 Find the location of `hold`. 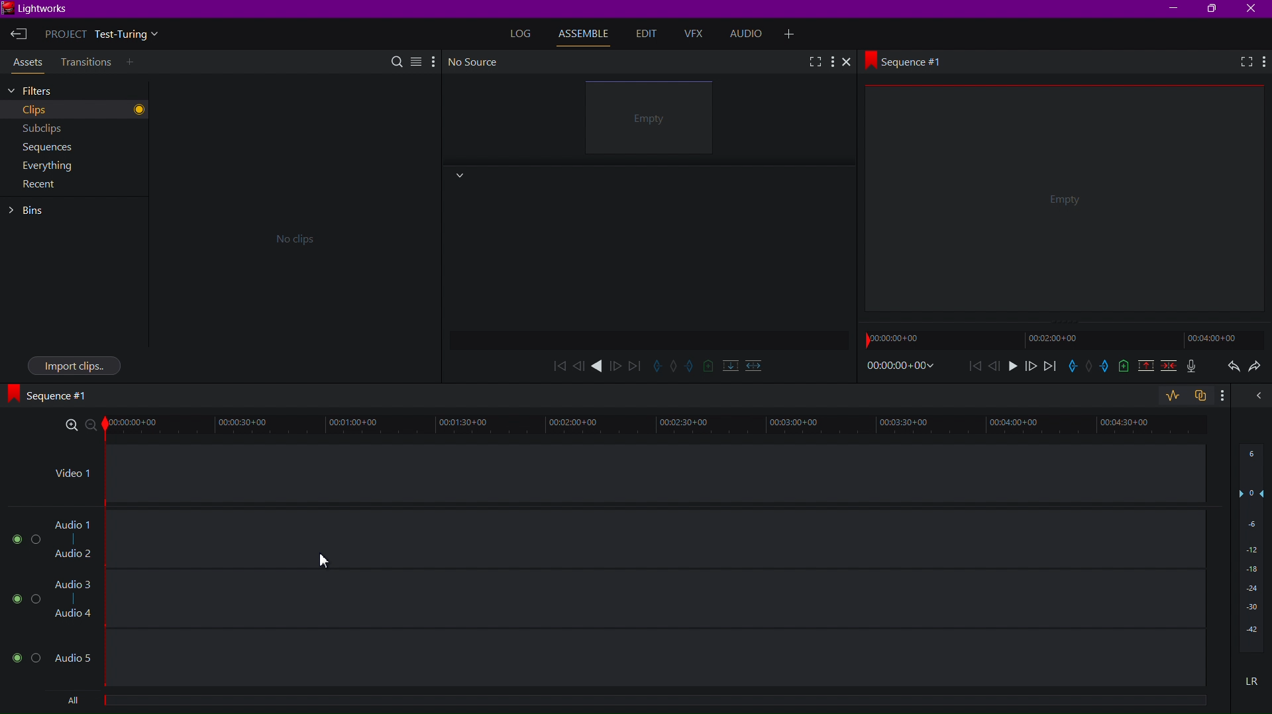

hold is located at coordinates (1089, 367).